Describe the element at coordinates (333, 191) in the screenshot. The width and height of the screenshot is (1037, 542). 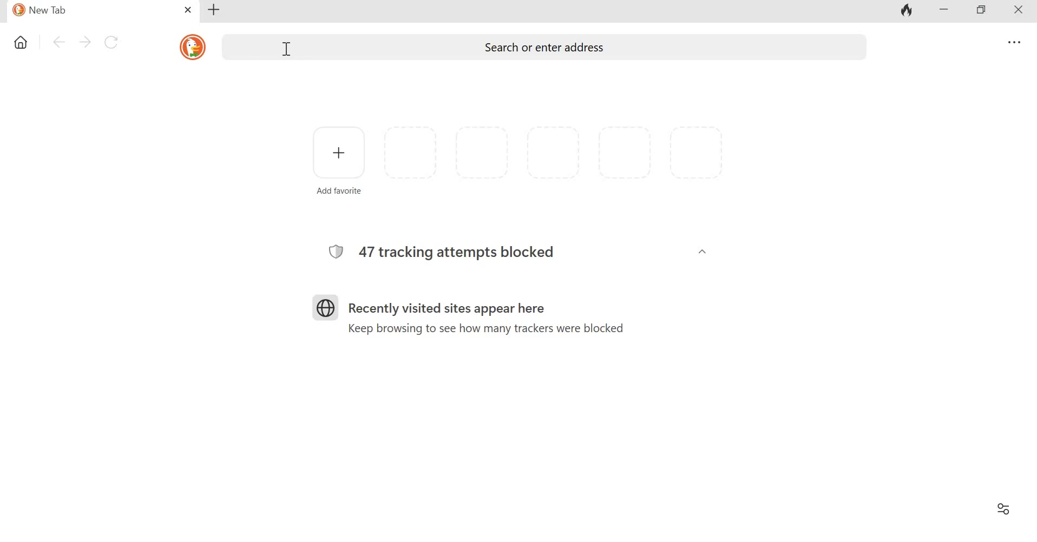
I see `add favorite` at that location.